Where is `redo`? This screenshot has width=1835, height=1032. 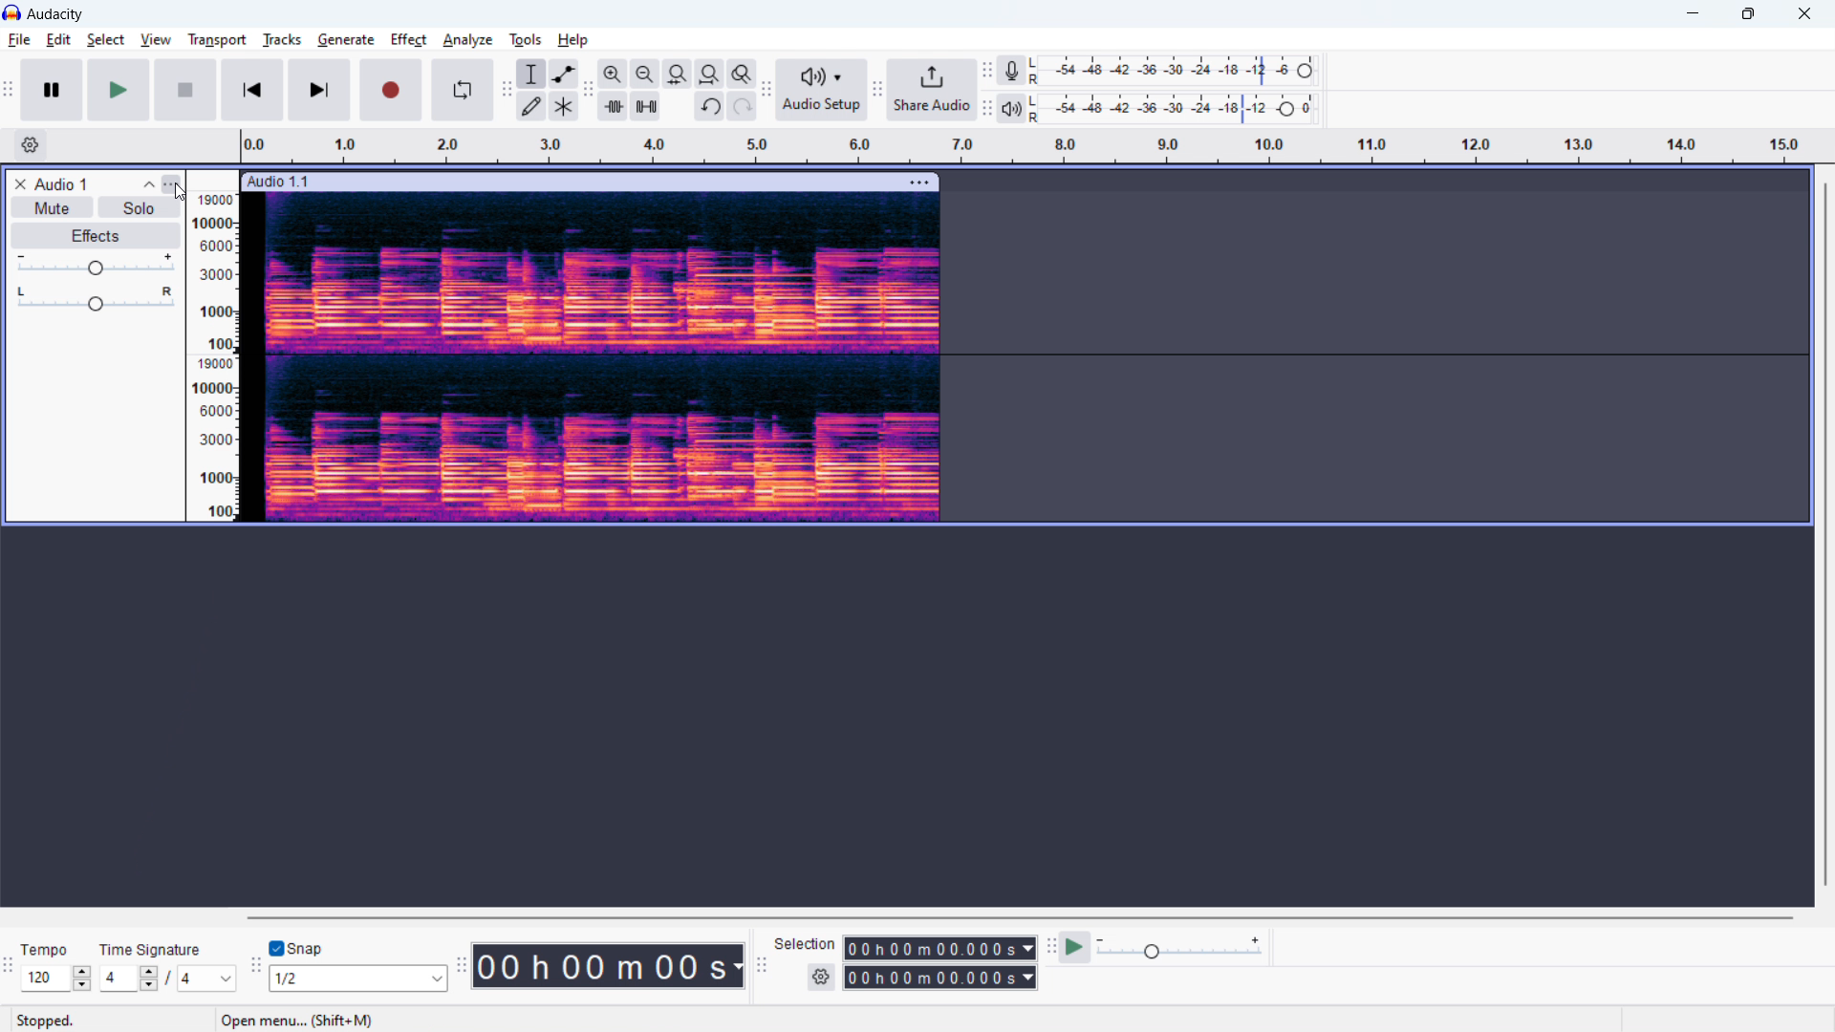 redo is located at coordinates (742, 106).